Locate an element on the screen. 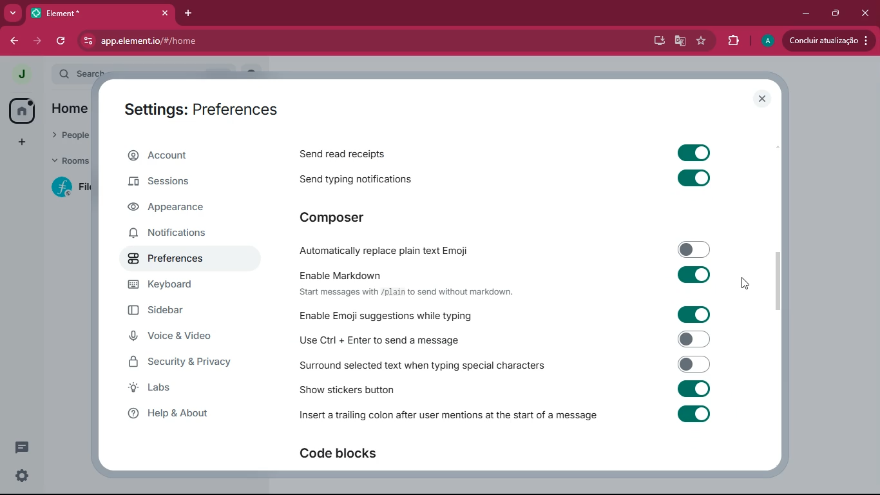 The width and height of the screenshot is (880, 495). text is located at coordinates (405, 292).